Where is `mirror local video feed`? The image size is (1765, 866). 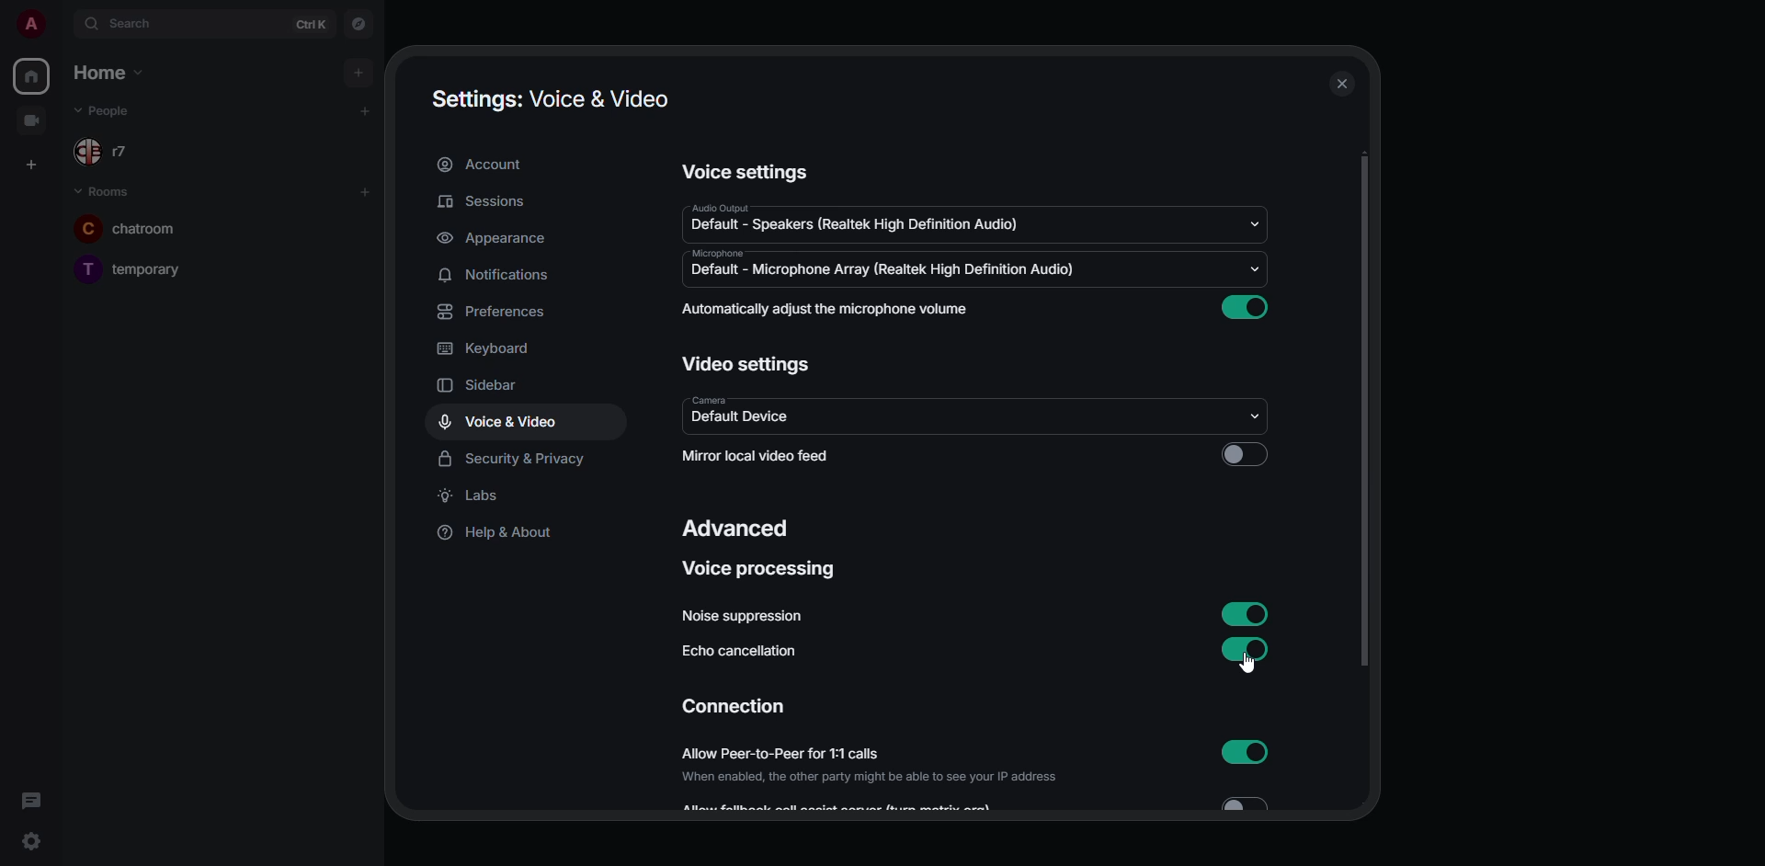 mirror local video feed is located at coordinates (761, 458).